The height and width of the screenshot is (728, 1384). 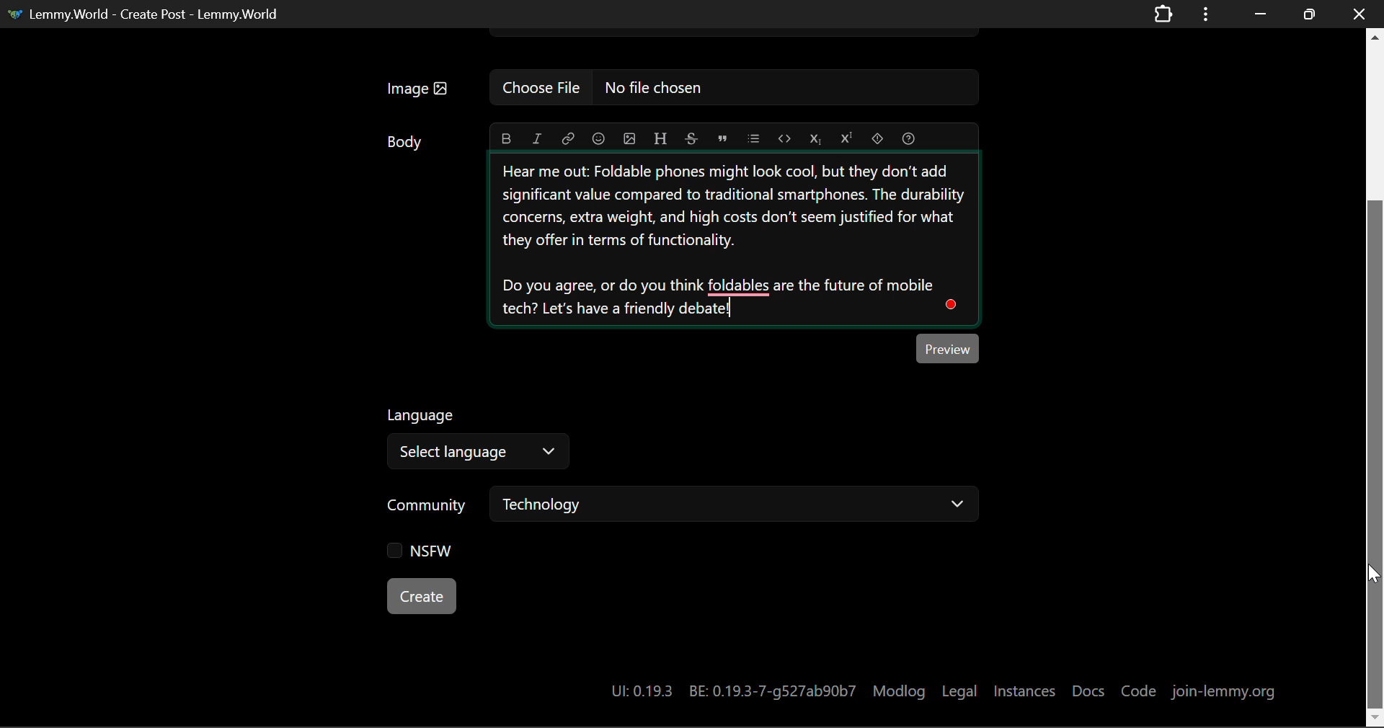 I want to click on header, so click(x=662, y=138).